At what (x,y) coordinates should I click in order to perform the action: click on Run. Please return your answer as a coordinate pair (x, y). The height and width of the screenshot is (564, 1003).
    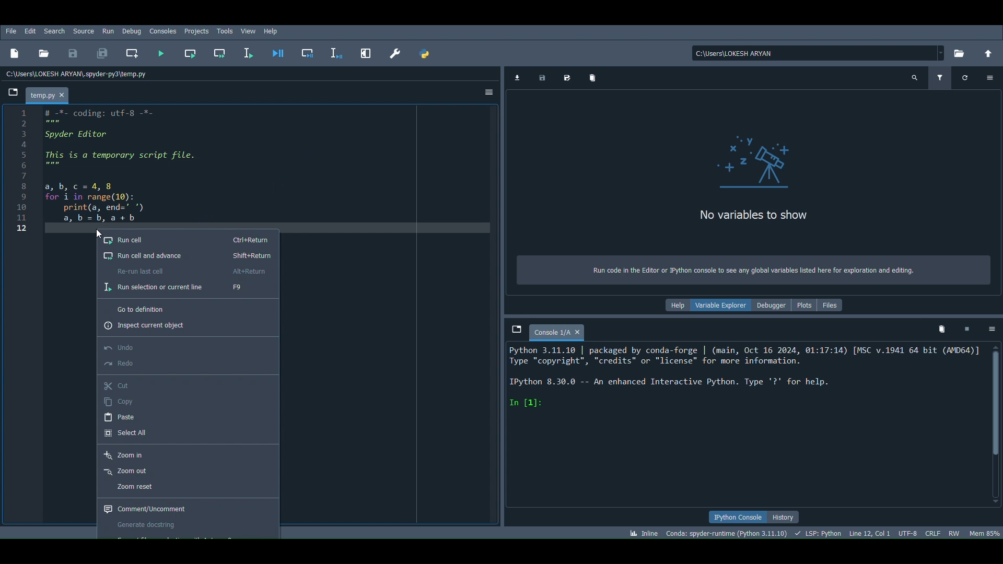
    Looking at the image, I should click on (107, 30).